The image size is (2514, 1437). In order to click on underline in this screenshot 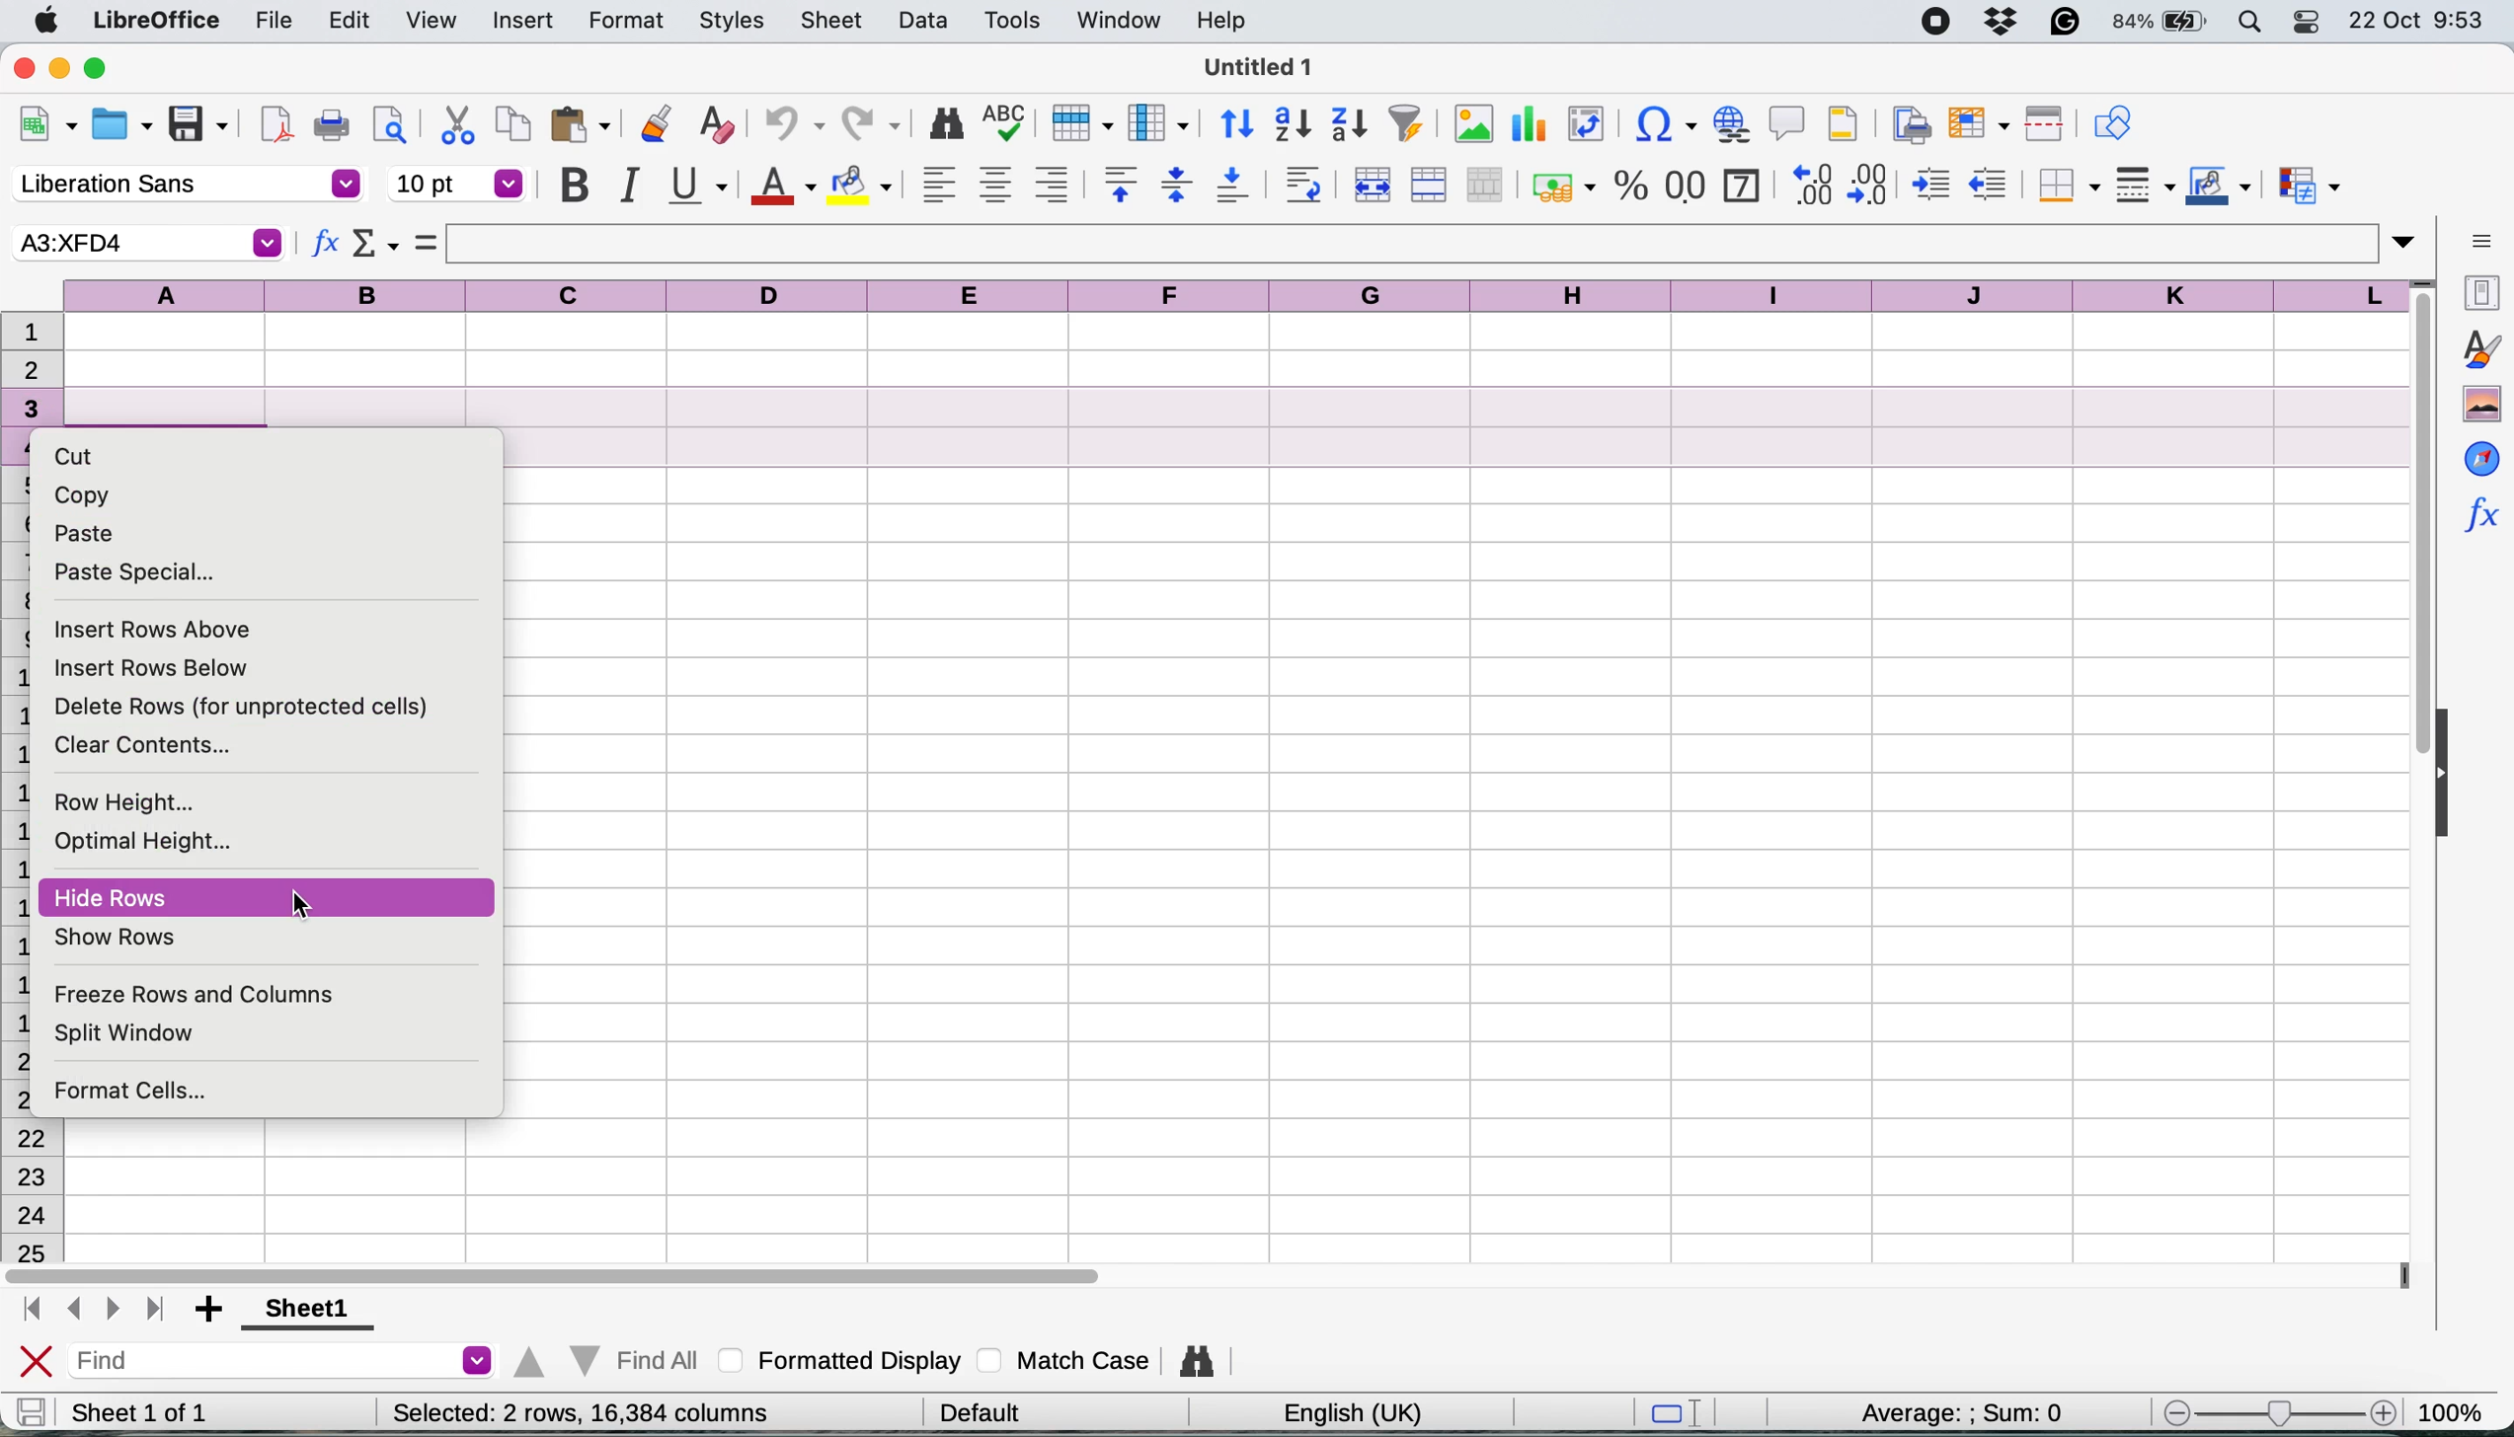, I will do `click(696, 183)`.